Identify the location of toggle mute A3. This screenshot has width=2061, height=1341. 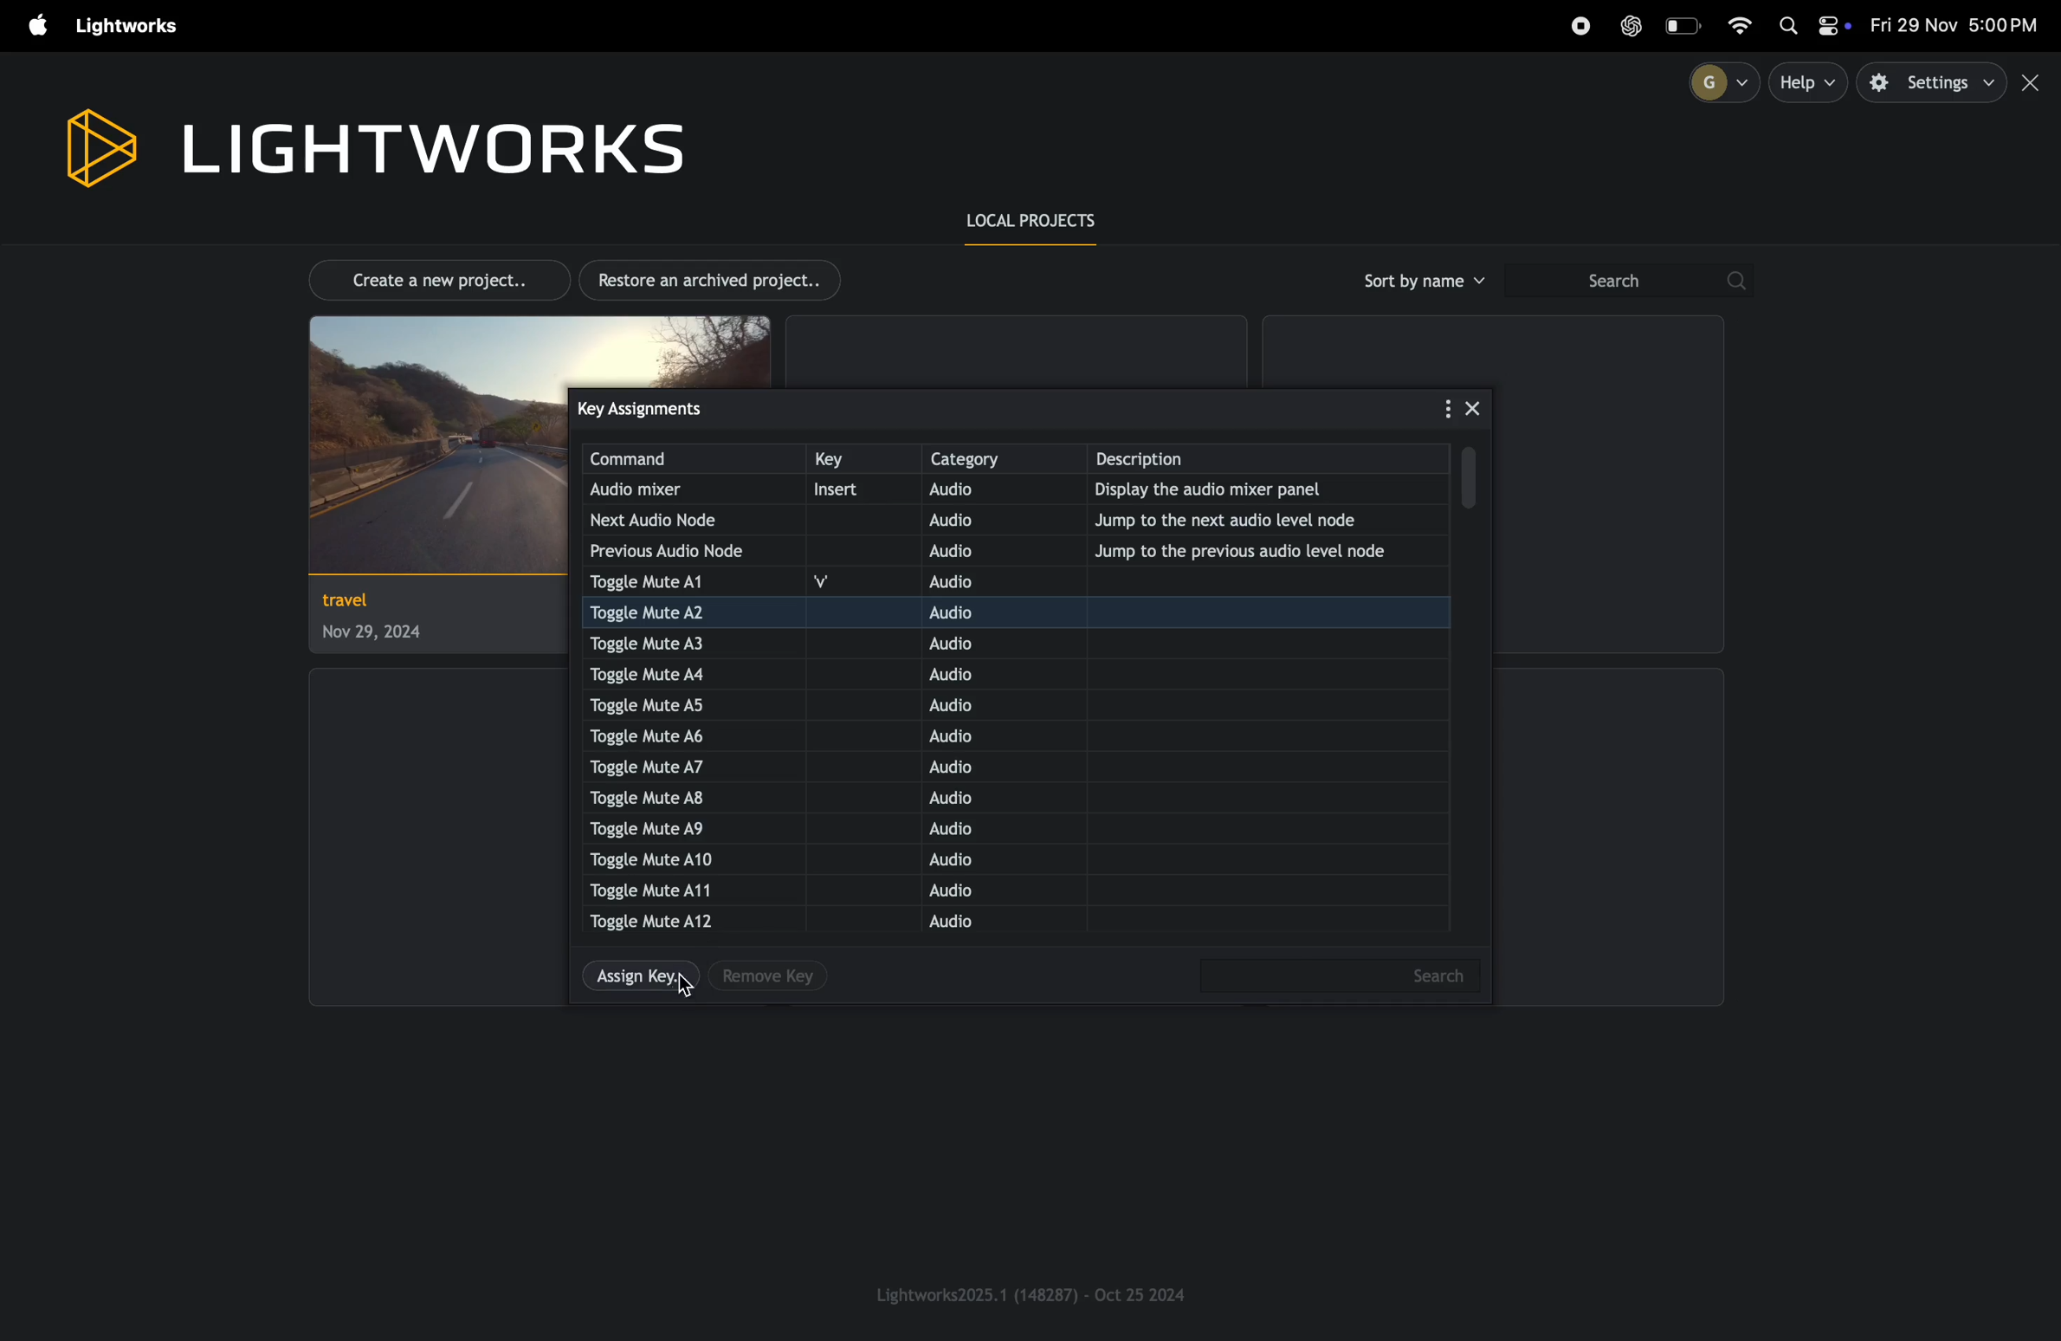
(679, 642).